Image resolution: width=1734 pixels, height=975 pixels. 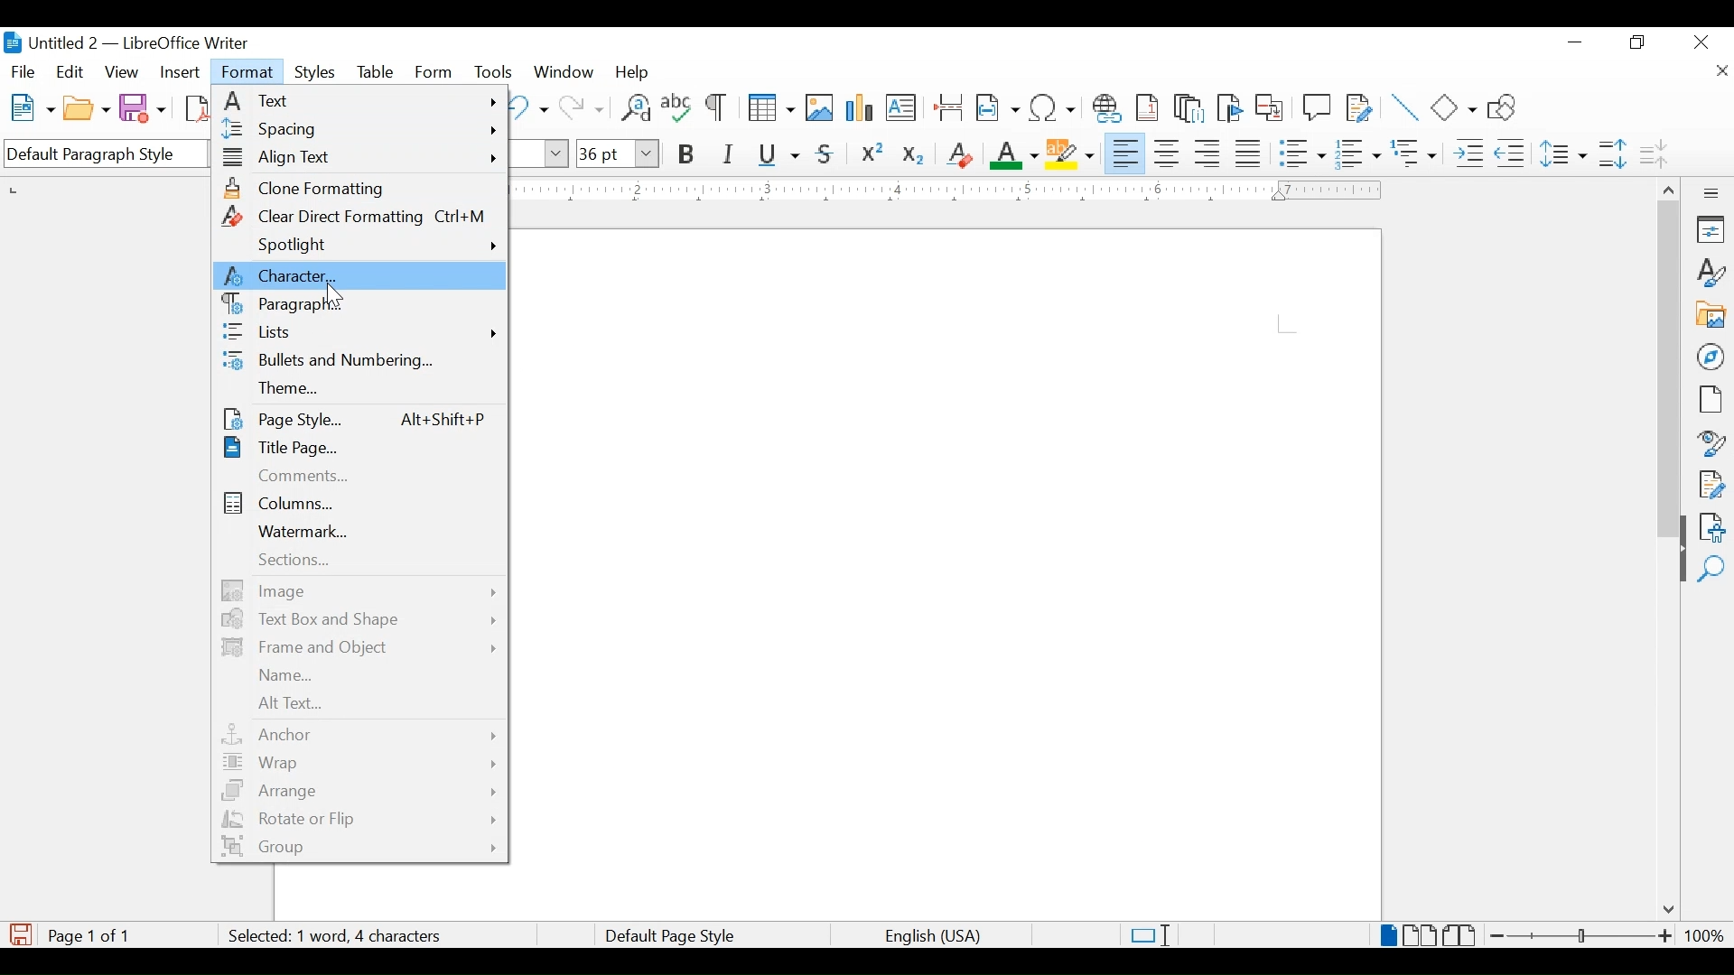 I want to click on scroll box, so click(x=1669, y=372).